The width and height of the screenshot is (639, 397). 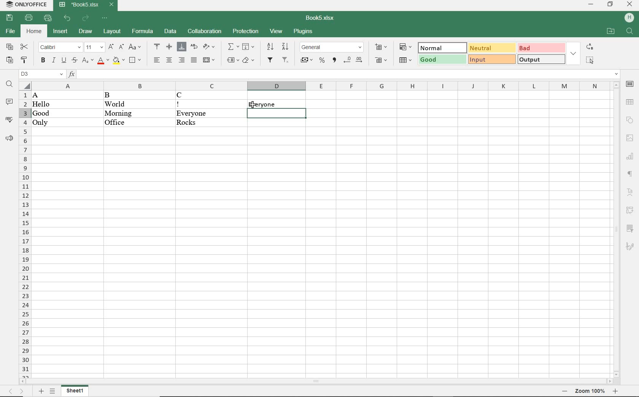 I want to click on formula, so click(x=143, y=32).